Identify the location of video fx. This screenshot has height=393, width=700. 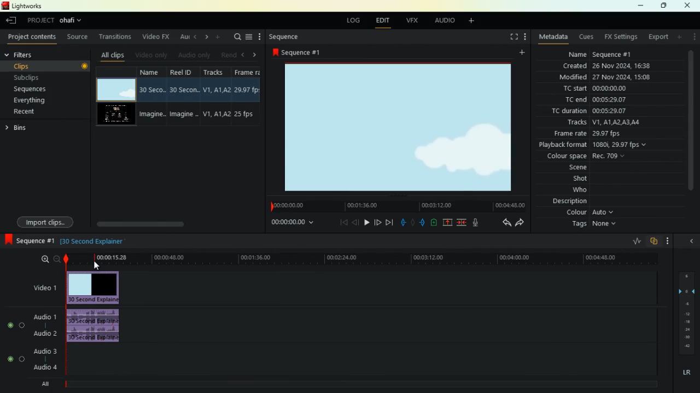
(156, 37).